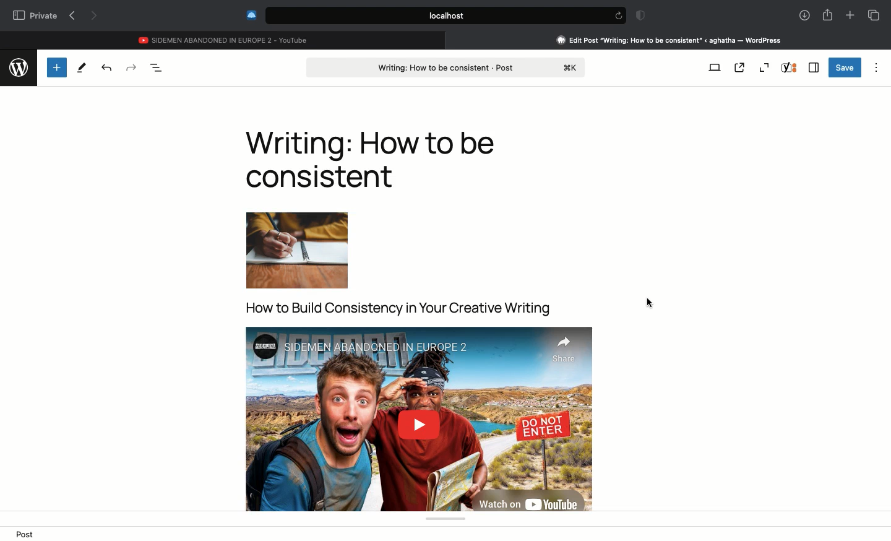  Describe the element at coordinates (715, 66) in the screenshot. I see `View` at that location.